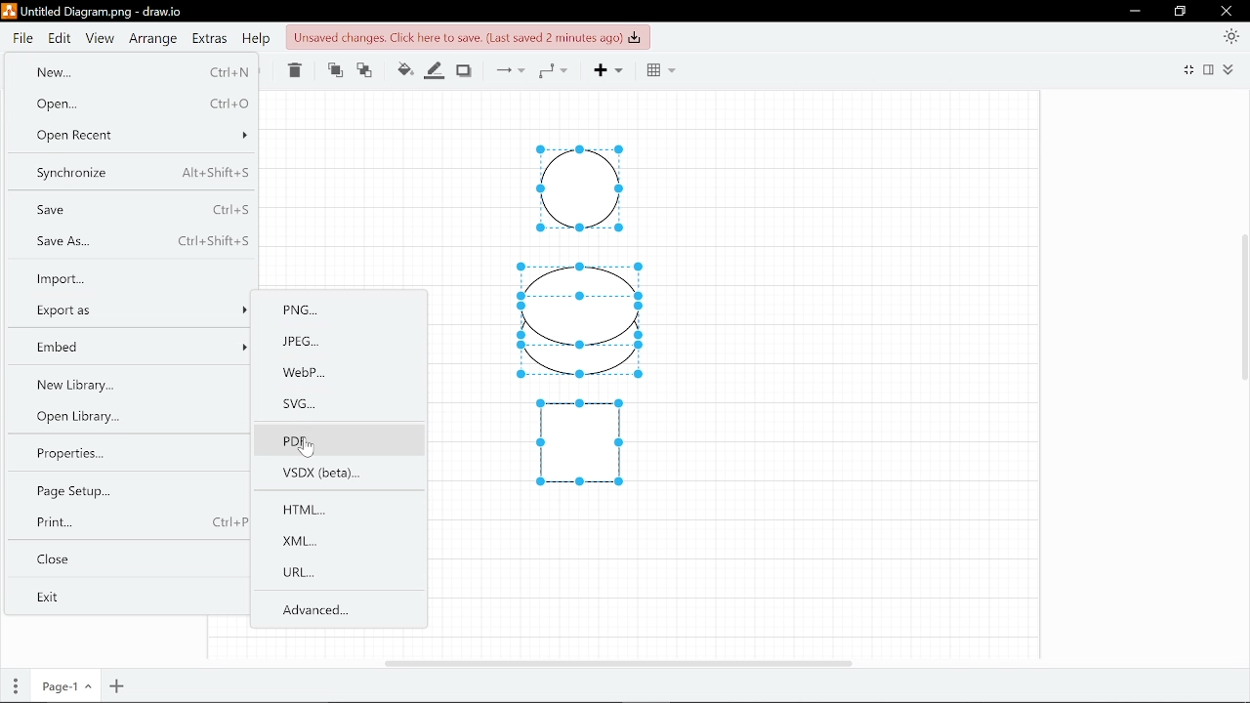 The height and width of the screenshot is (703, 1250). Describe the element at coordinates (337, 343) in the screenshot. I see `JPEG` at that location.